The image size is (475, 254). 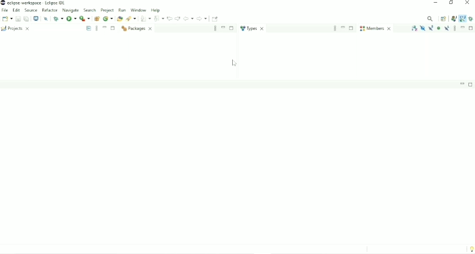 I want to click on Help, so click(x=157, y=10).